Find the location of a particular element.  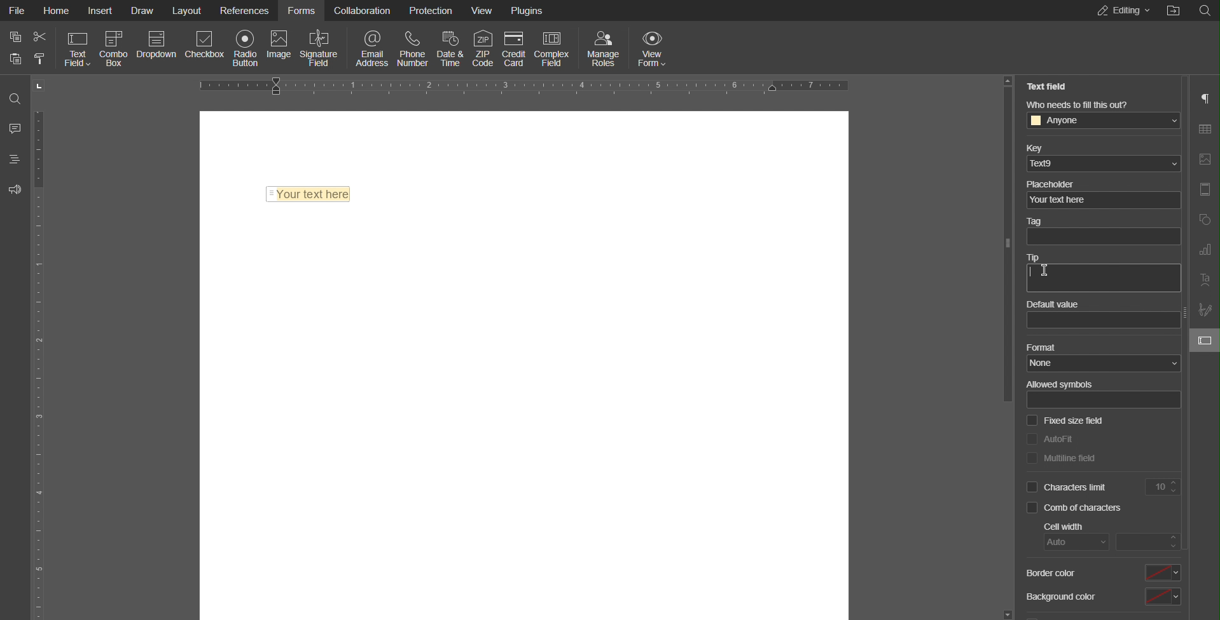

Signature Field is located at coordinates (322, 48).